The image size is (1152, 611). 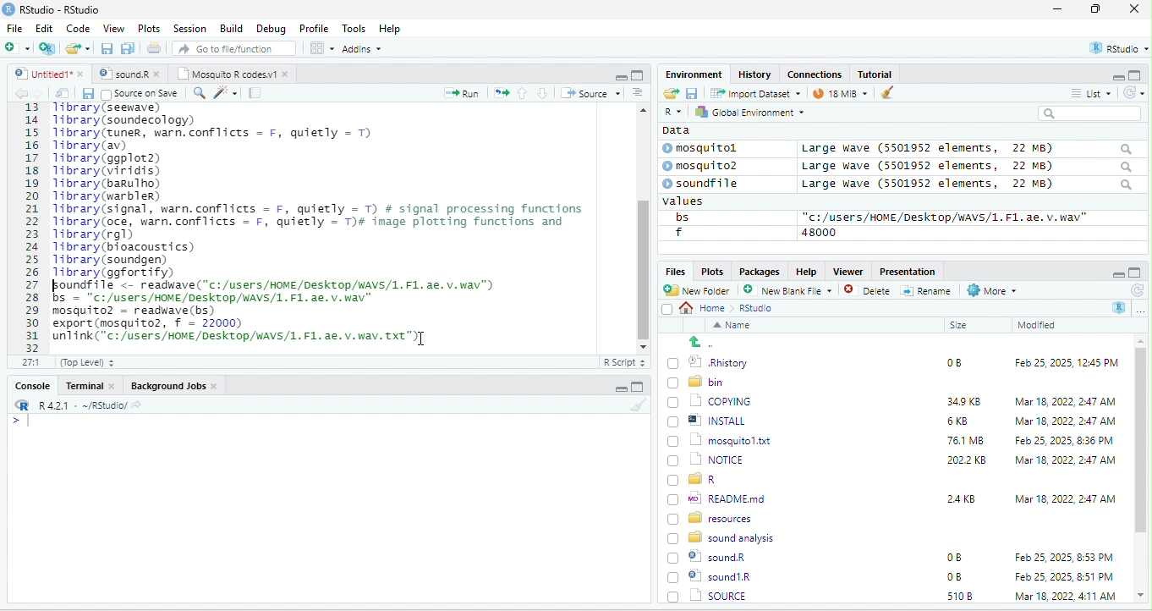 I want to click on Help, so click(x=391, y=30).